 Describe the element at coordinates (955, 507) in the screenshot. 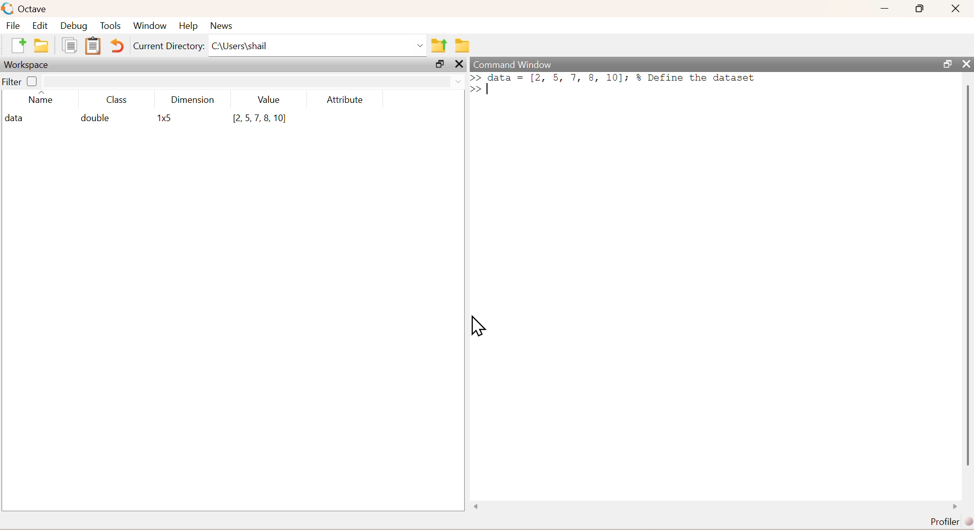

I see `scroll right` at that location.